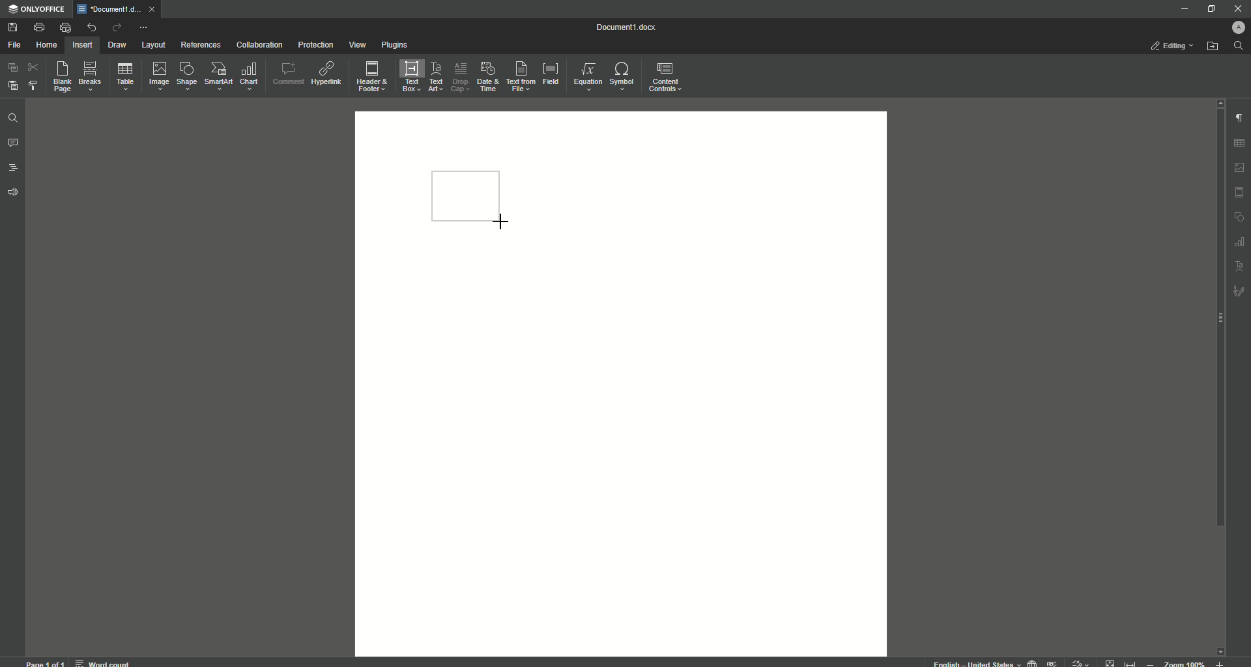  I want to click on Chart, so click(250, 76).